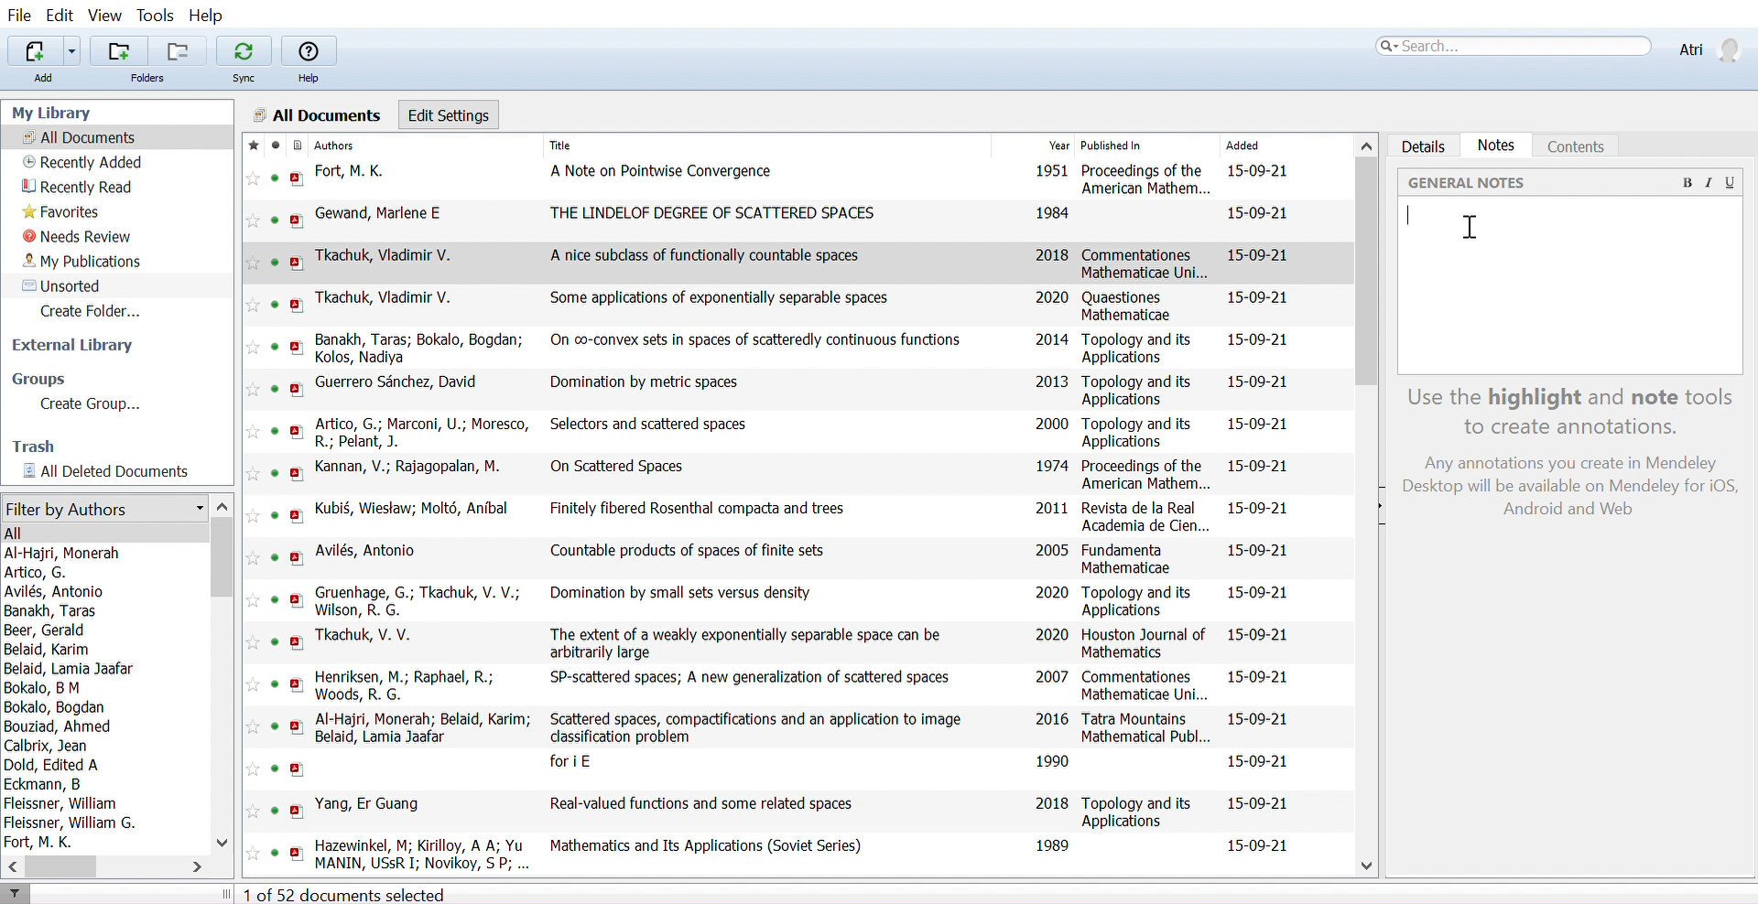 This screenshot has width=1758, height=904. I want to click on Fleissner, William, so click(61, 803).